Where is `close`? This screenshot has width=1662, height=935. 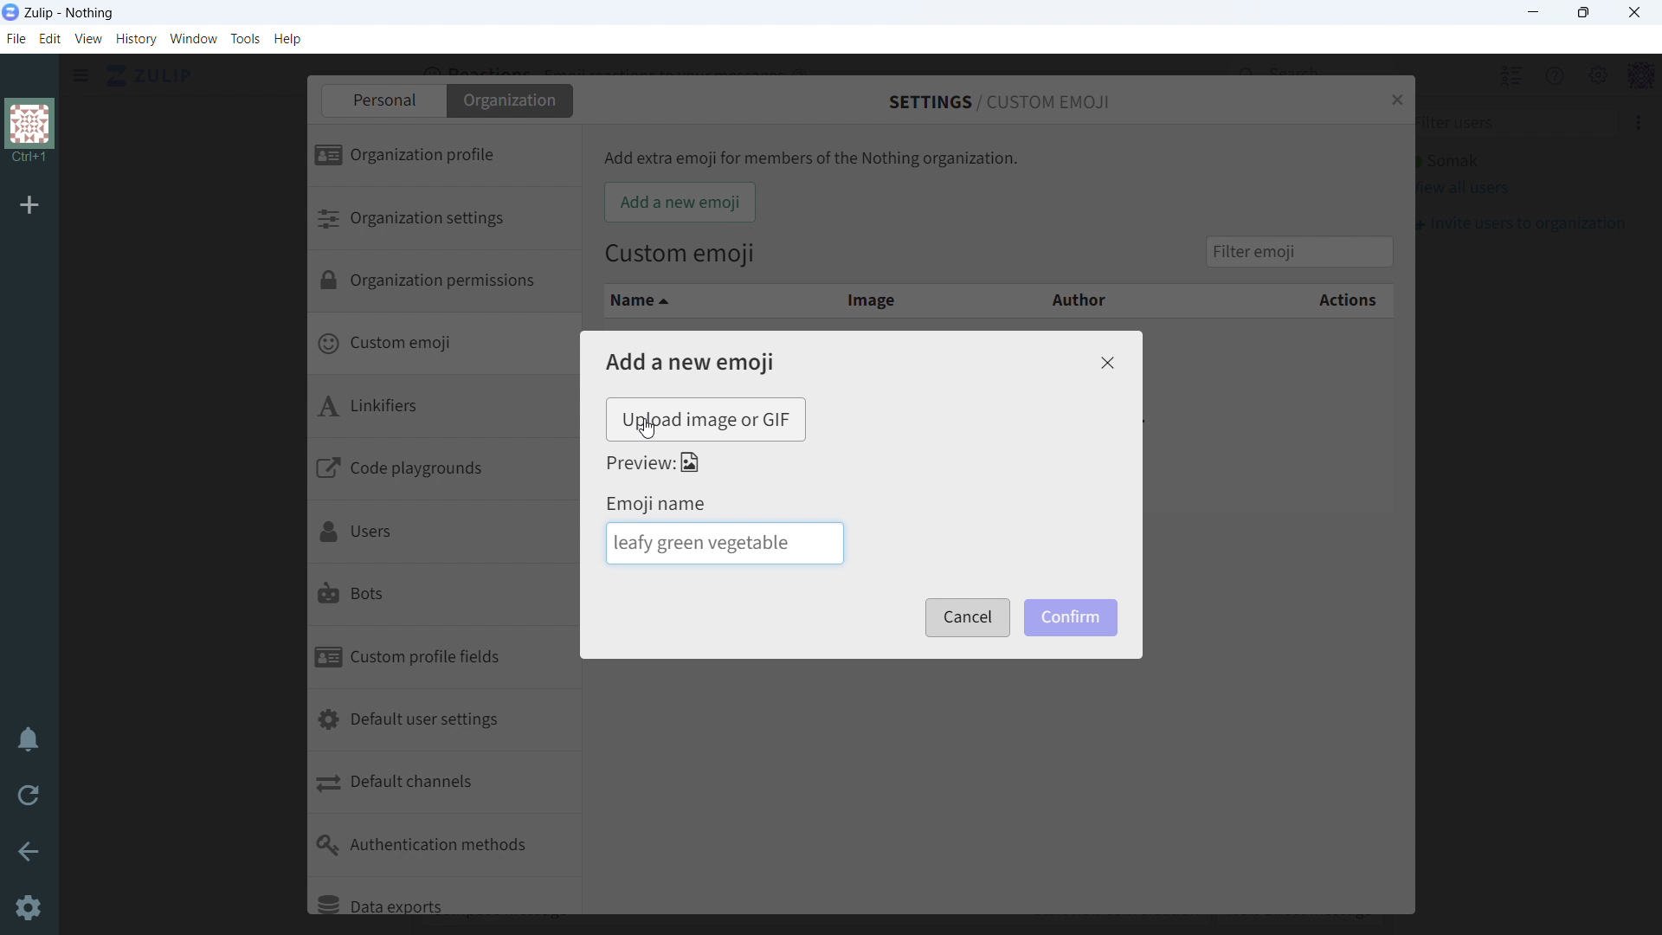 close is located at coordinates (1395, 98).